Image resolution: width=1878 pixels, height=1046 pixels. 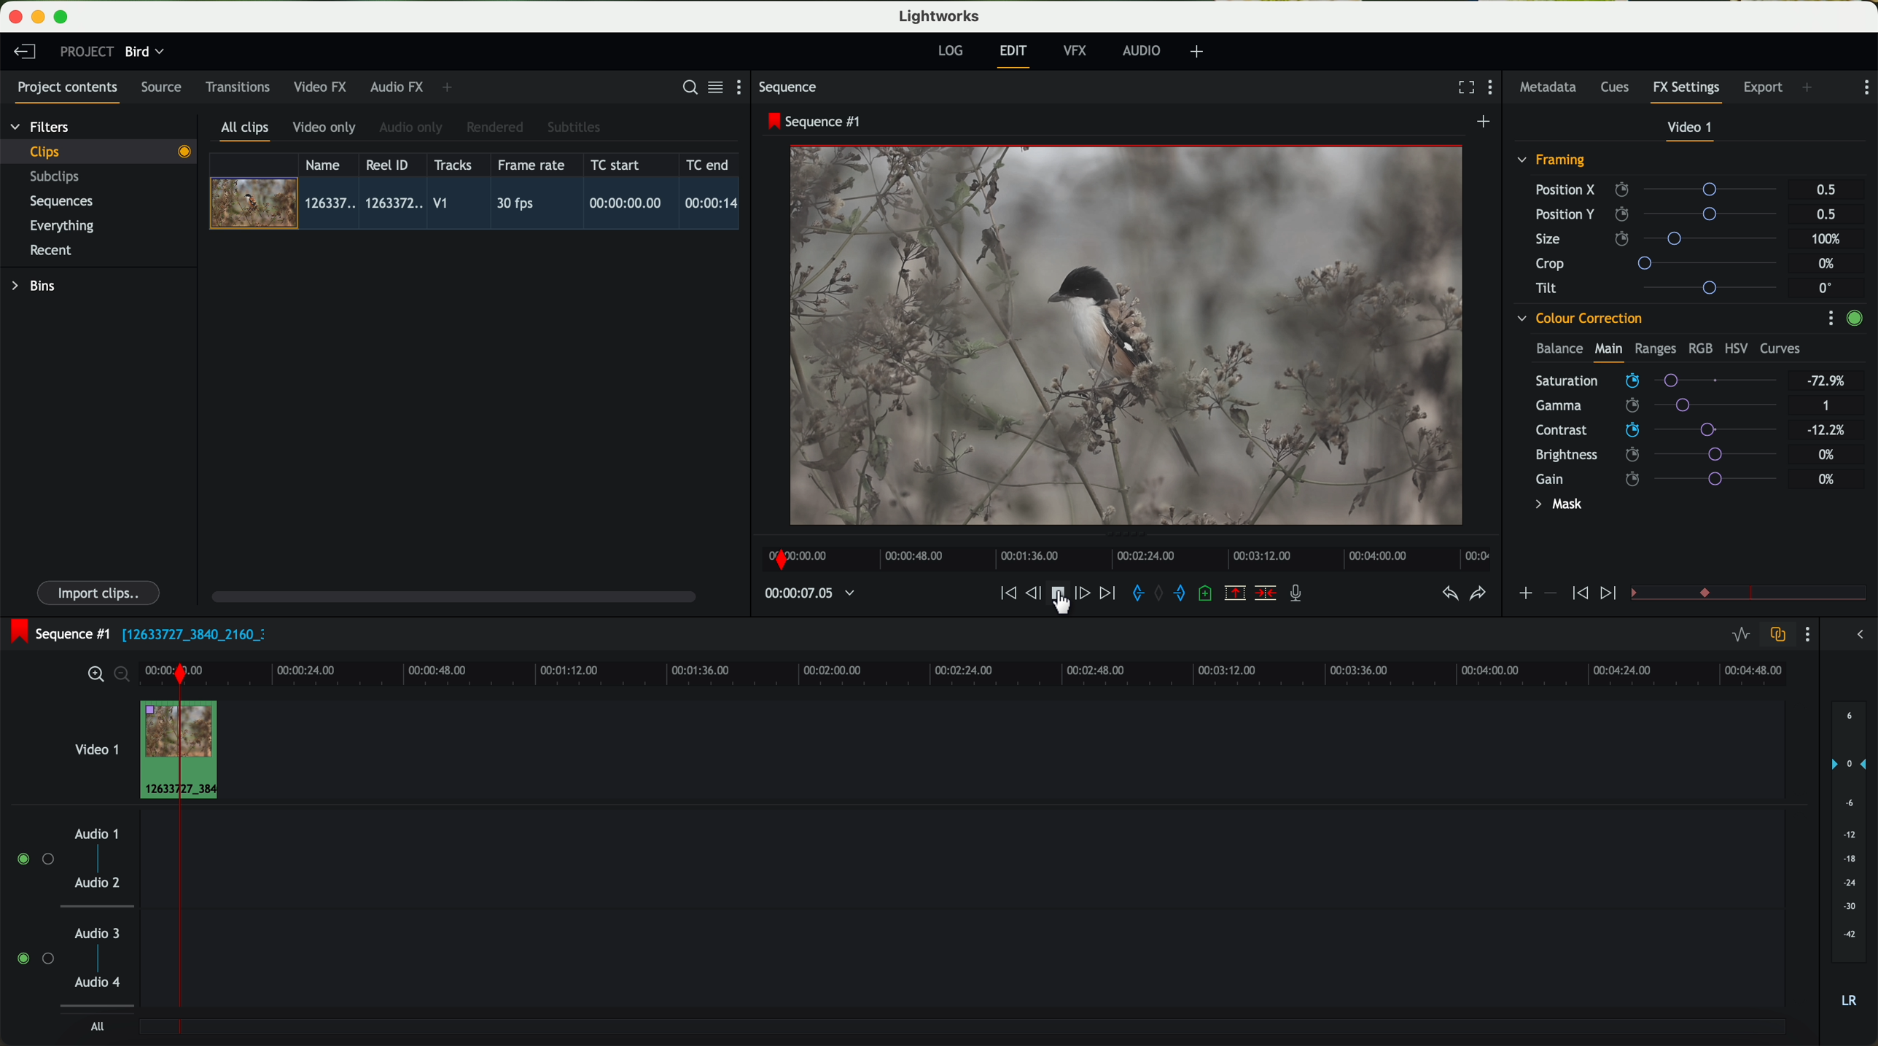 I want to click on framing, so click(x=1552, y=162).